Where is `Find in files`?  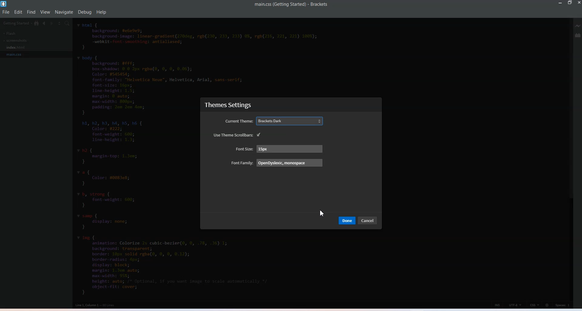
Find in files is located at coordinates (68, 24).